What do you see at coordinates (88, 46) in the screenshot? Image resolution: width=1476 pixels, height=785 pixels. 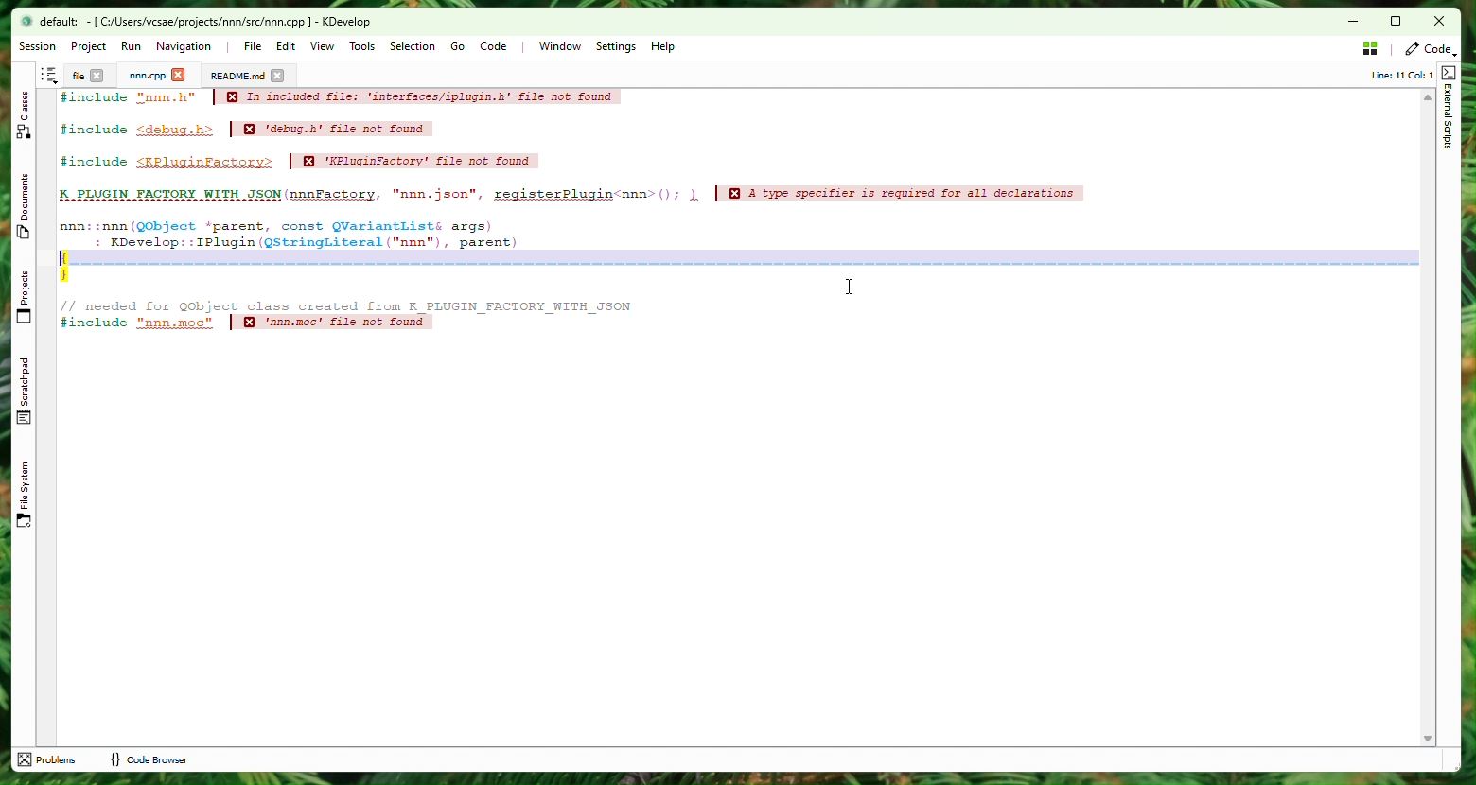 I see `Project` at bounding box center [88, 46].